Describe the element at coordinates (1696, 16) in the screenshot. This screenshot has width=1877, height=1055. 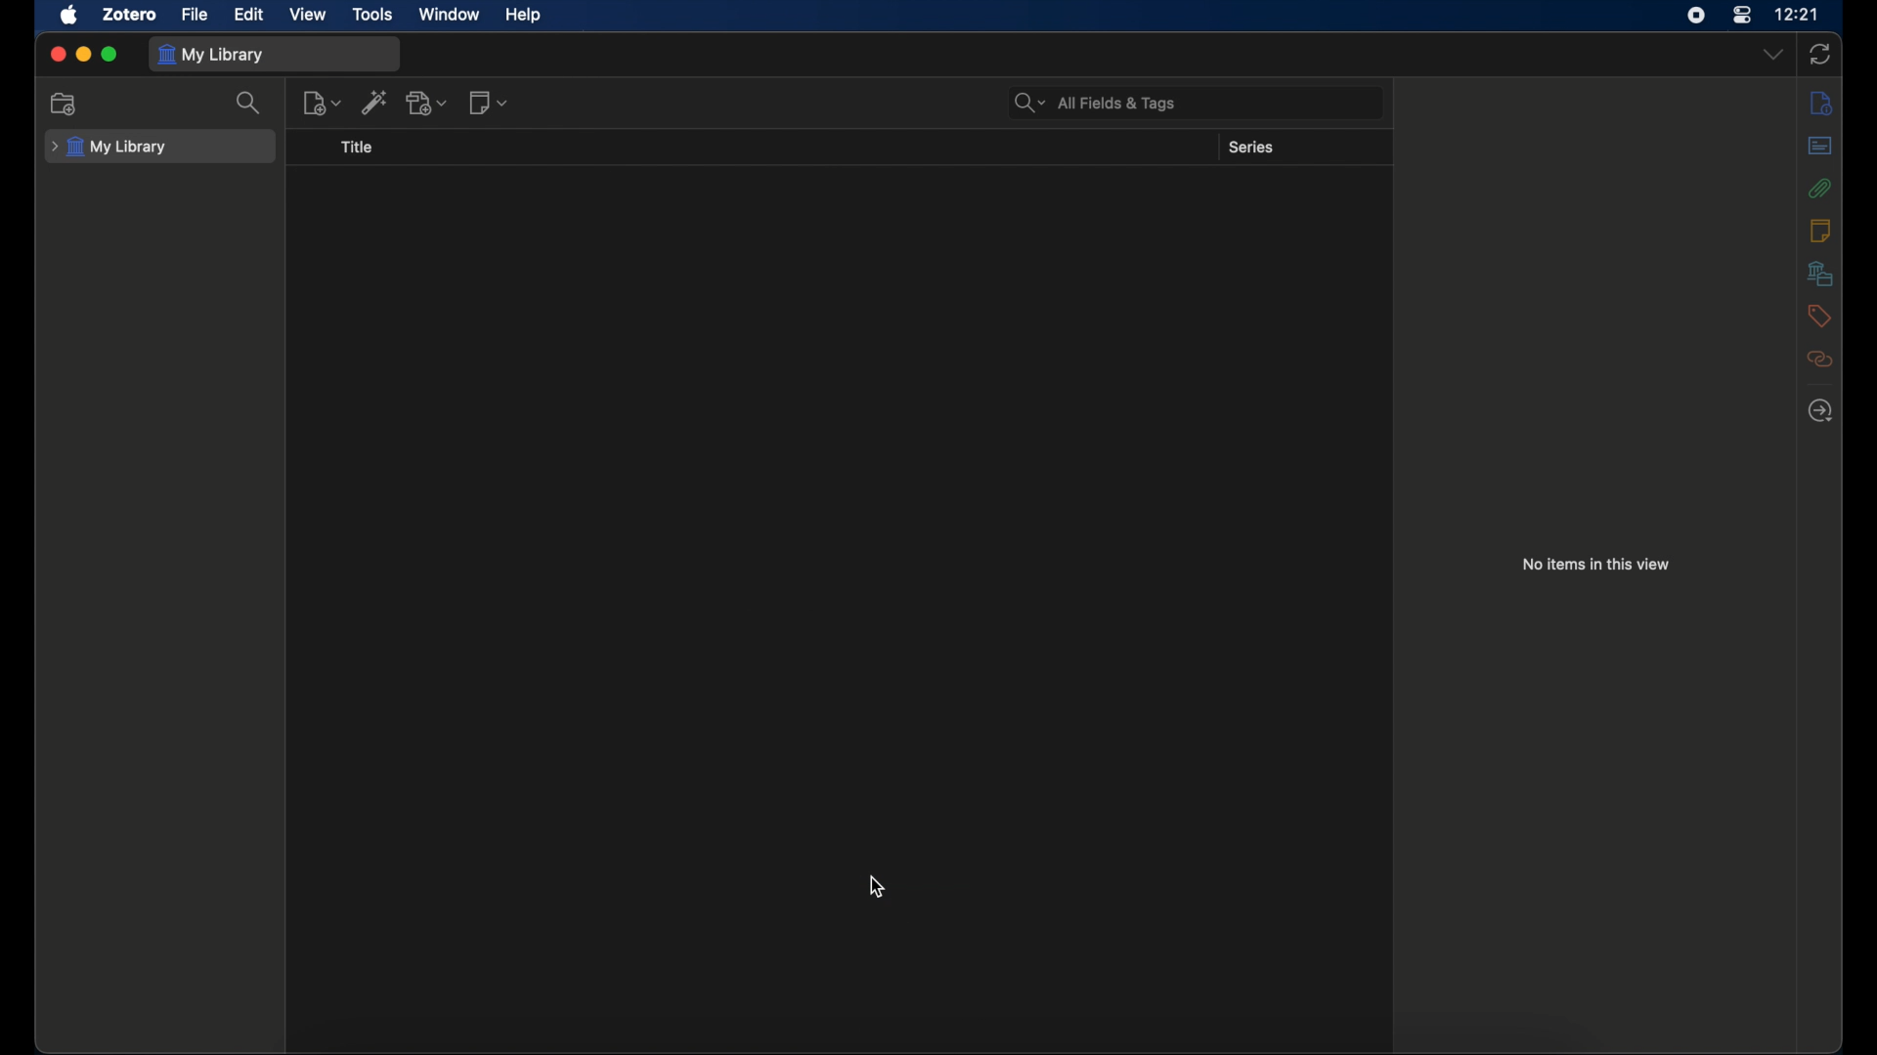
I see `screen recorder` at that location.